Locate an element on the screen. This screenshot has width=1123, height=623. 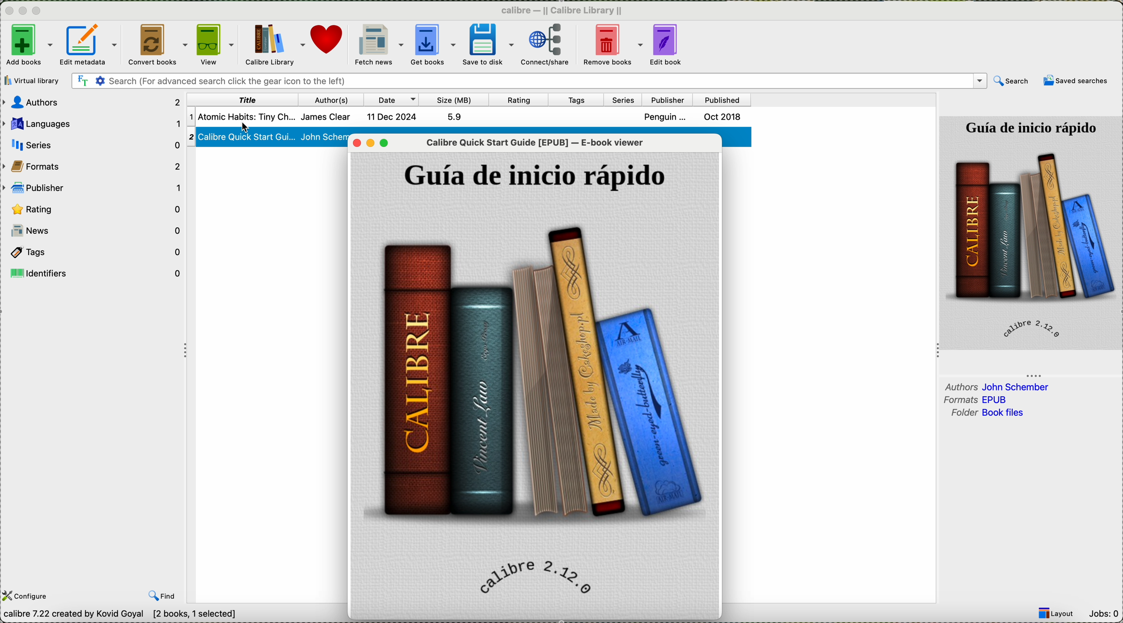
news is located at coordinates (96, 231).